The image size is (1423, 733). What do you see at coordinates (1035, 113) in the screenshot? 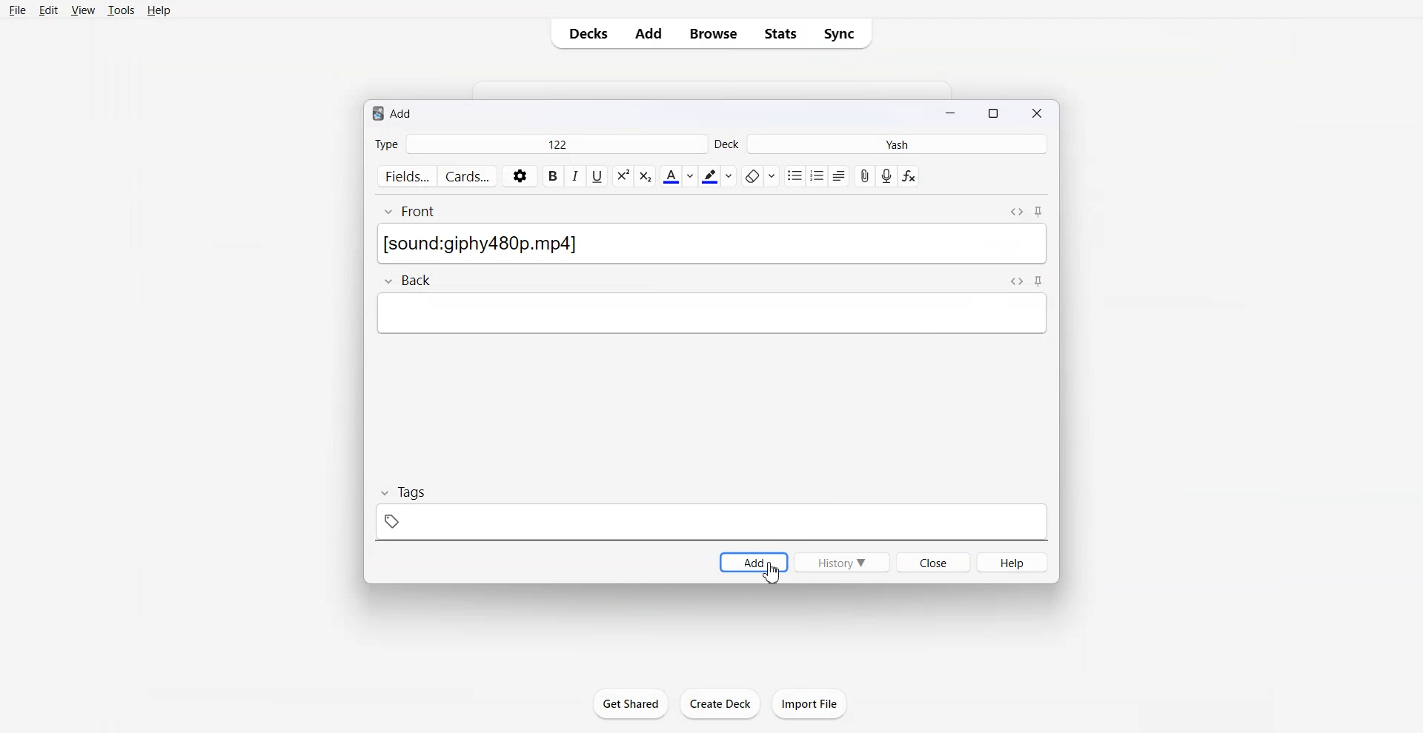
I see `Close` at bounding box center [1035, 113].